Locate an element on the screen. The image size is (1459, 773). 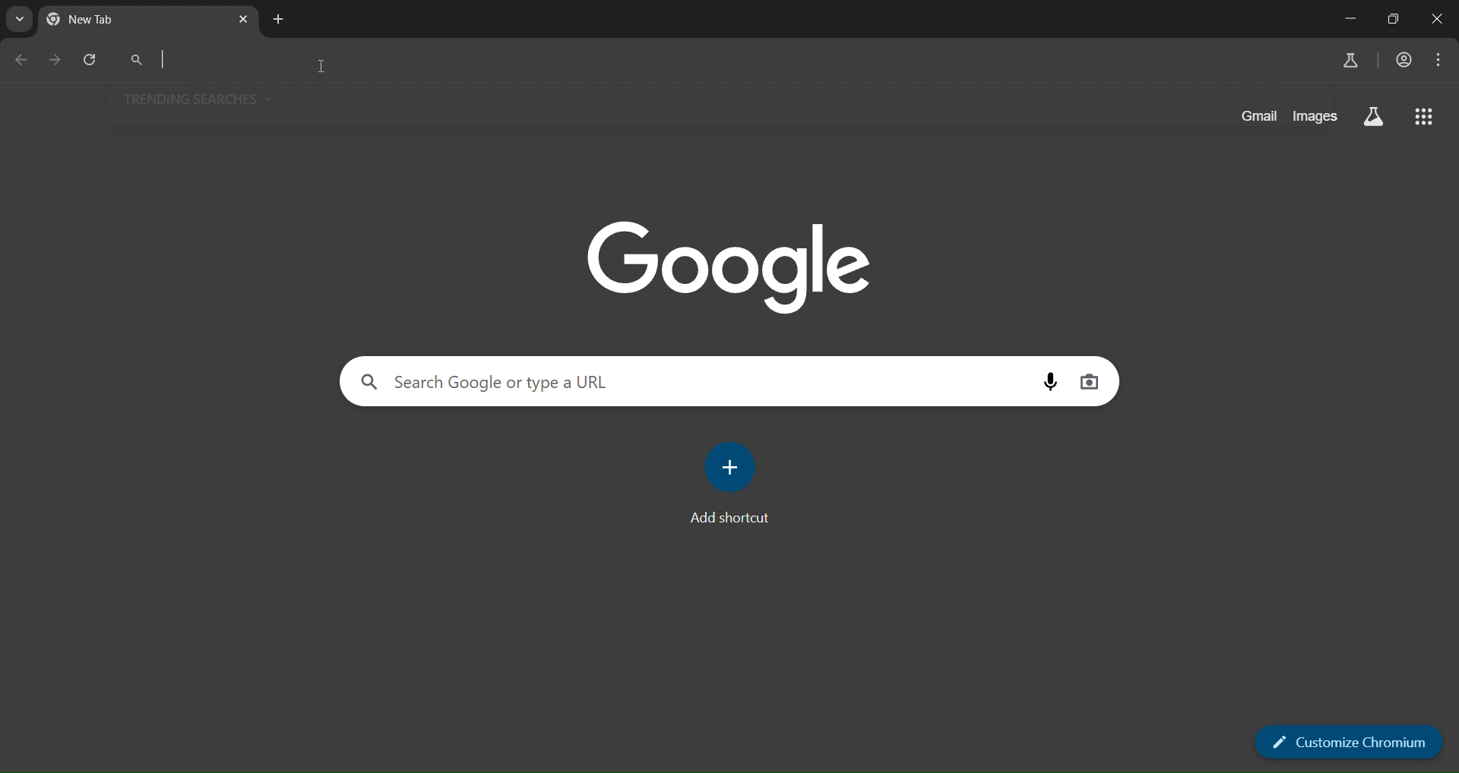
search labs is located at coordinates (1353, 60).